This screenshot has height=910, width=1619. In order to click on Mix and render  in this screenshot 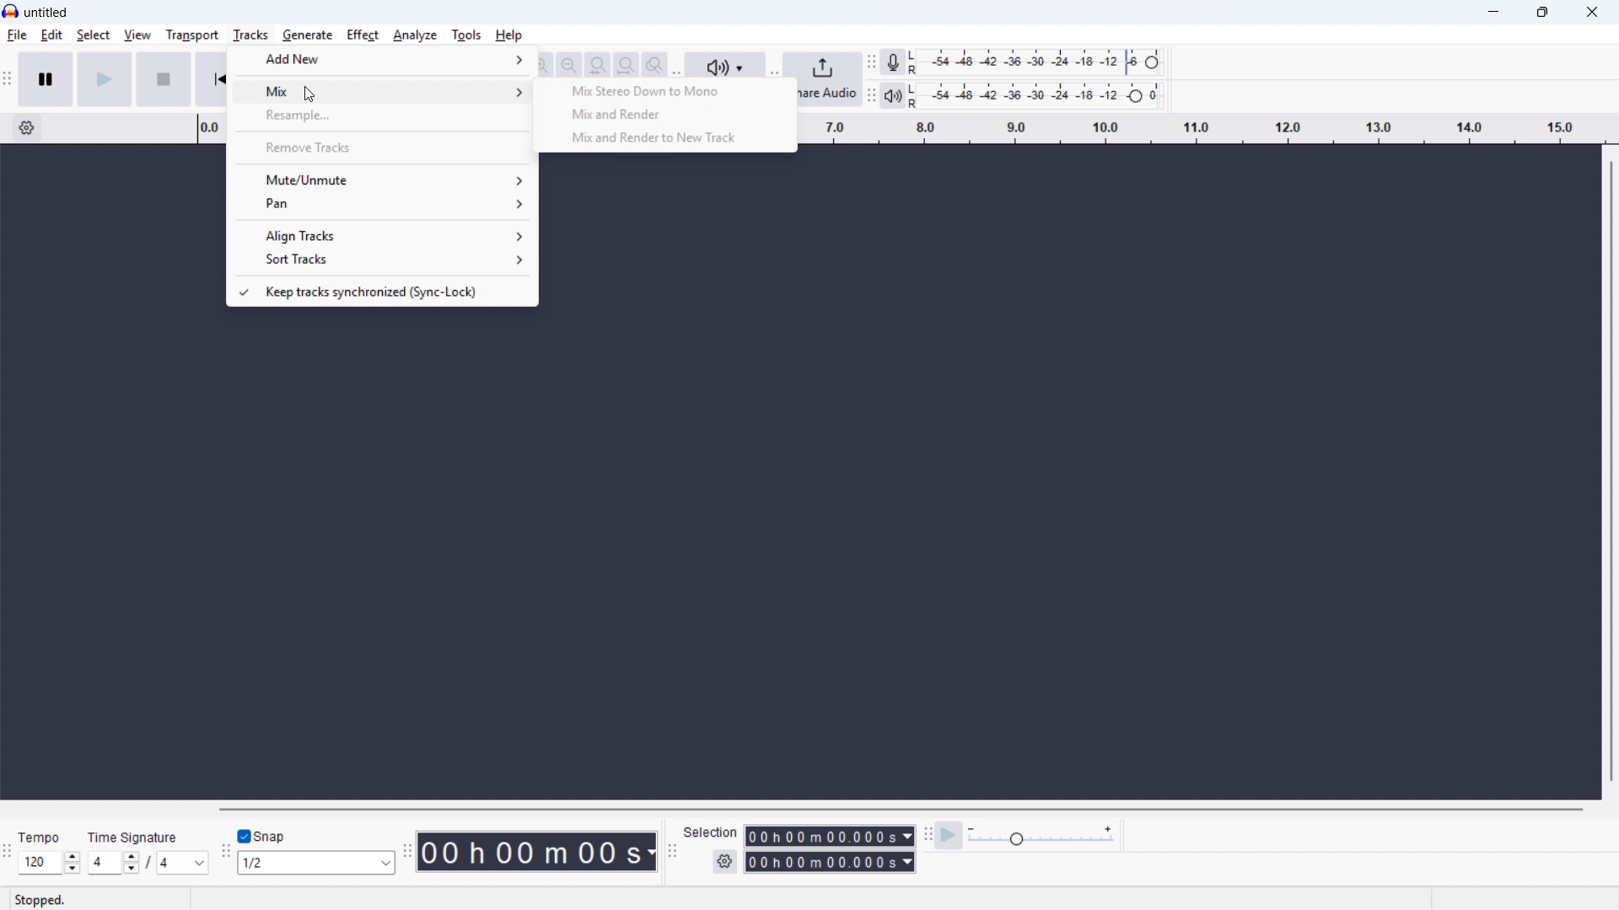, I will do `click(664, 114)`.